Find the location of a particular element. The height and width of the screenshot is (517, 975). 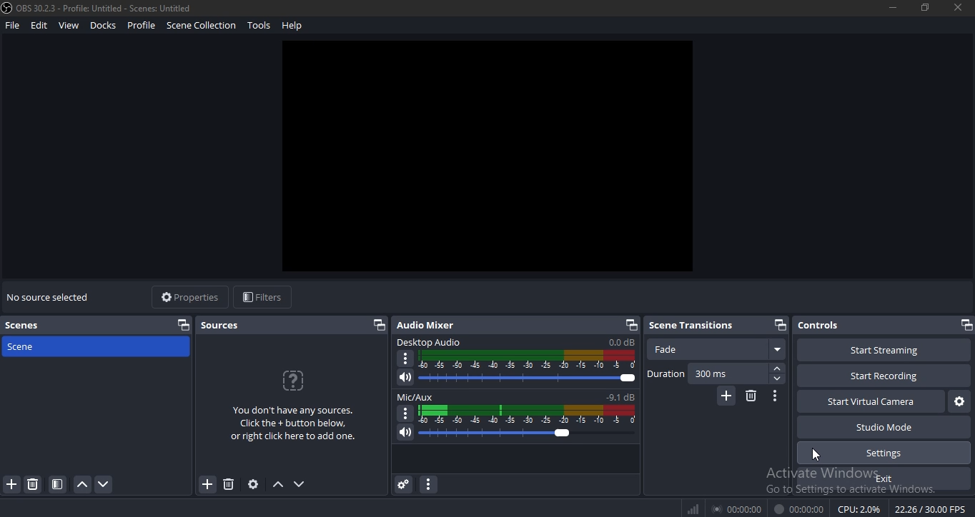

docks is located at coordinates (104, 24).